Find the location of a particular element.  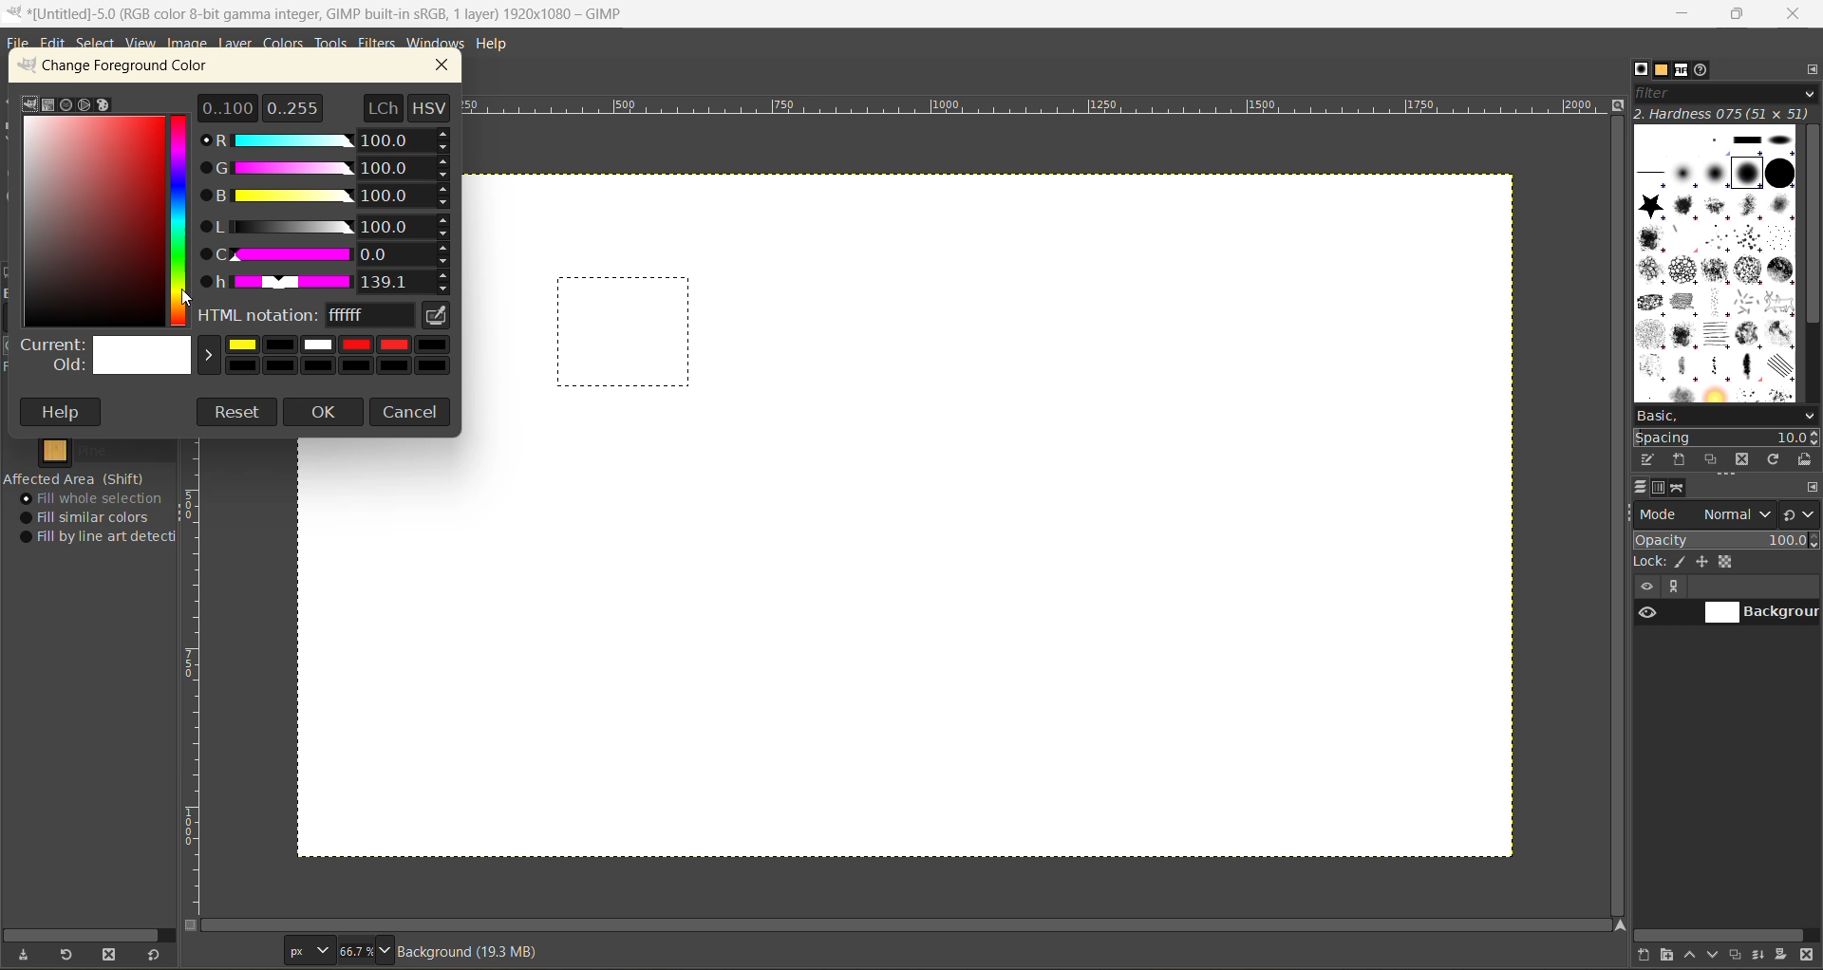

configure is located at coordinates (1810, 74).